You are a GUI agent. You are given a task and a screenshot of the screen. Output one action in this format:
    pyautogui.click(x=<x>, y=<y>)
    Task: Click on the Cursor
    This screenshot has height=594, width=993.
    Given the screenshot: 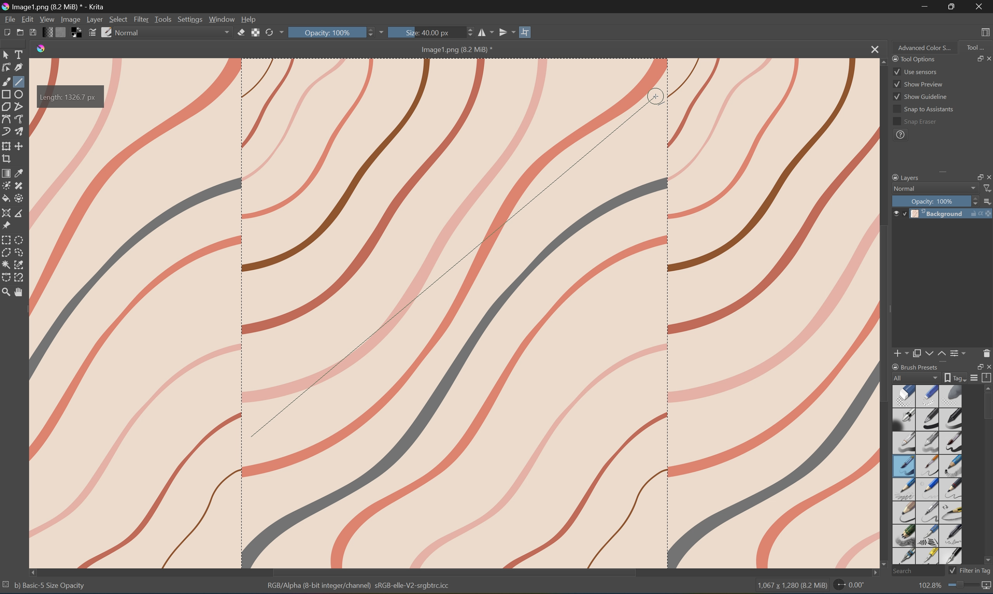 What is the action you would take?
    pyautogui.click(x=250, y=437)
    